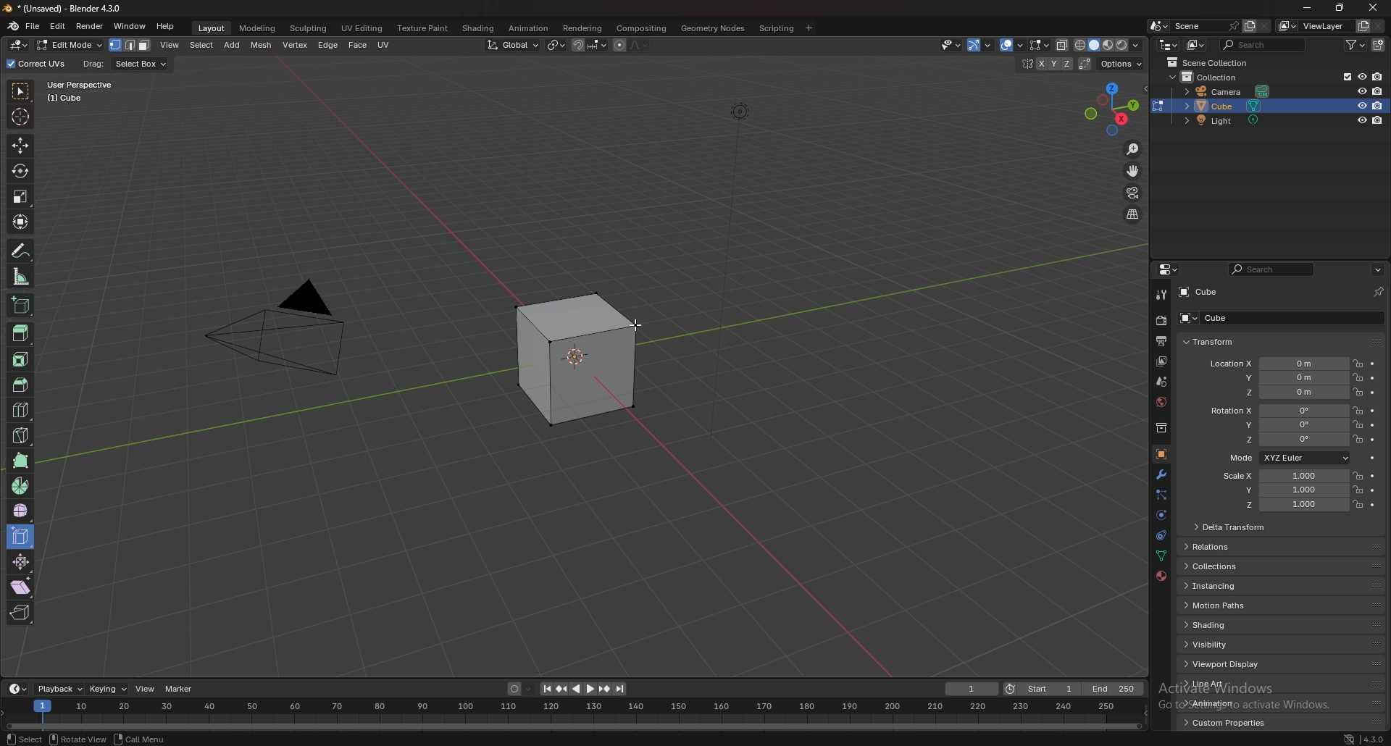 This screenshot has width=1391, height=746. I want to click on loop cut, so click(20, 410).